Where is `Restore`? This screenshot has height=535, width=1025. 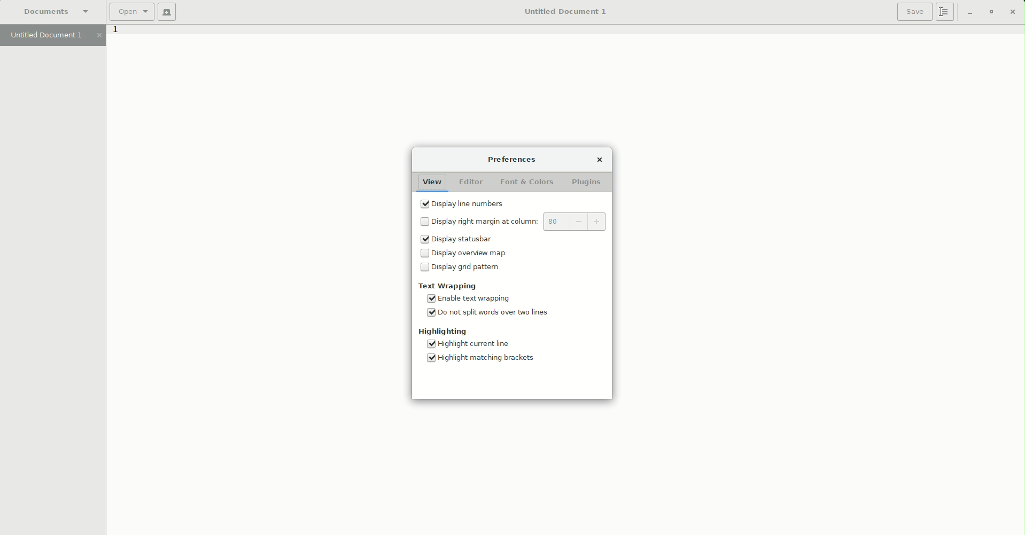
Restore is located at coordinates (967, 13).